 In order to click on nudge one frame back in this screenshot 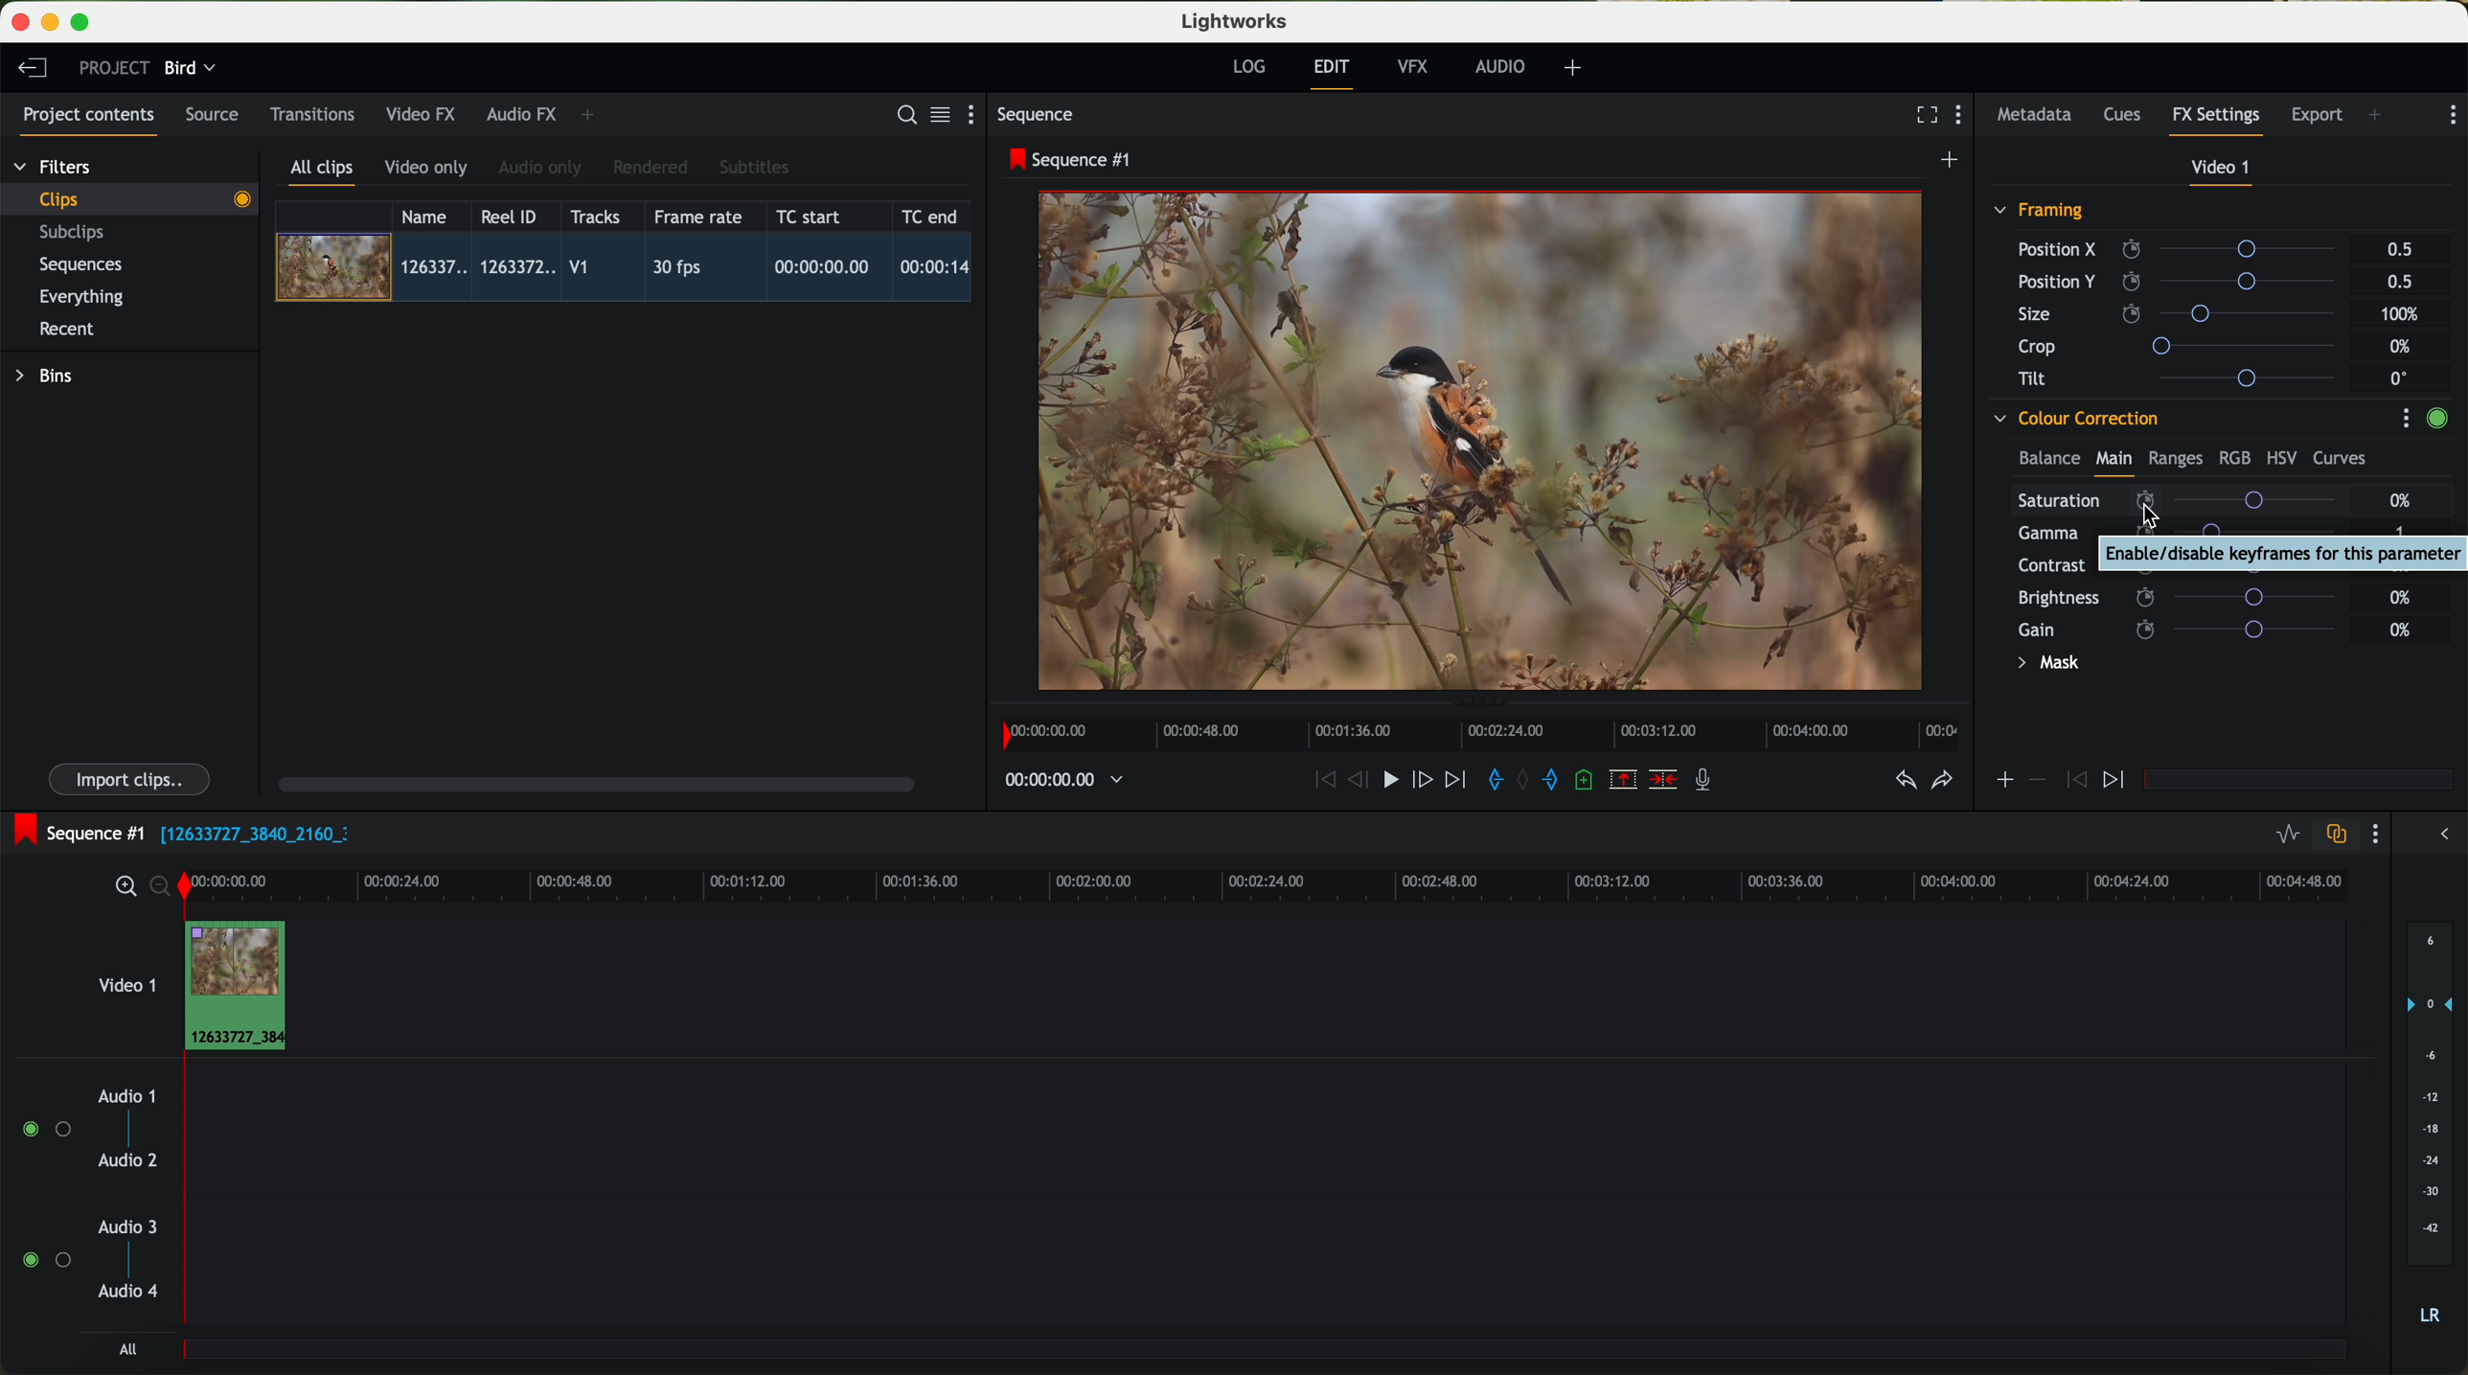, I will do `click(1361, 782)`.